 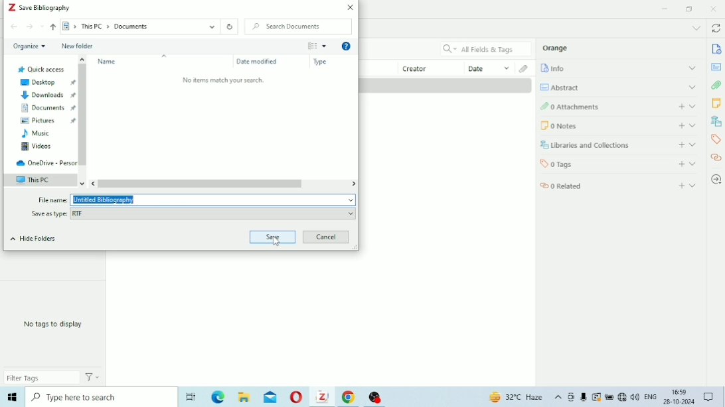 I want to click on Close, so click(x=351, y=7).